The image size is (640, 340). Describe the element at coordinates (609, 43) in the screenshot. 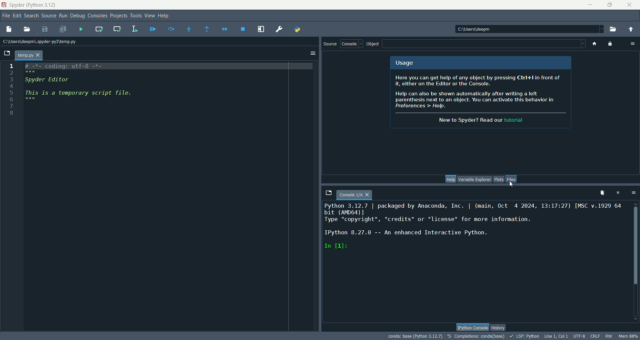

I see `lock` at that location.